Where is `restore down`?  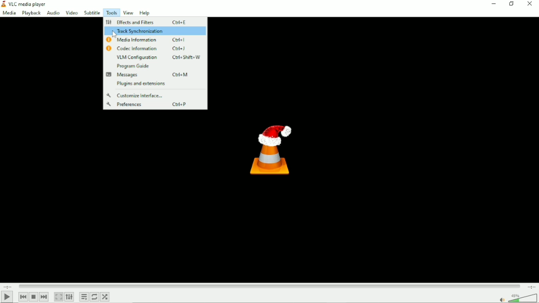 restore down is located at coordinates (511, 4).